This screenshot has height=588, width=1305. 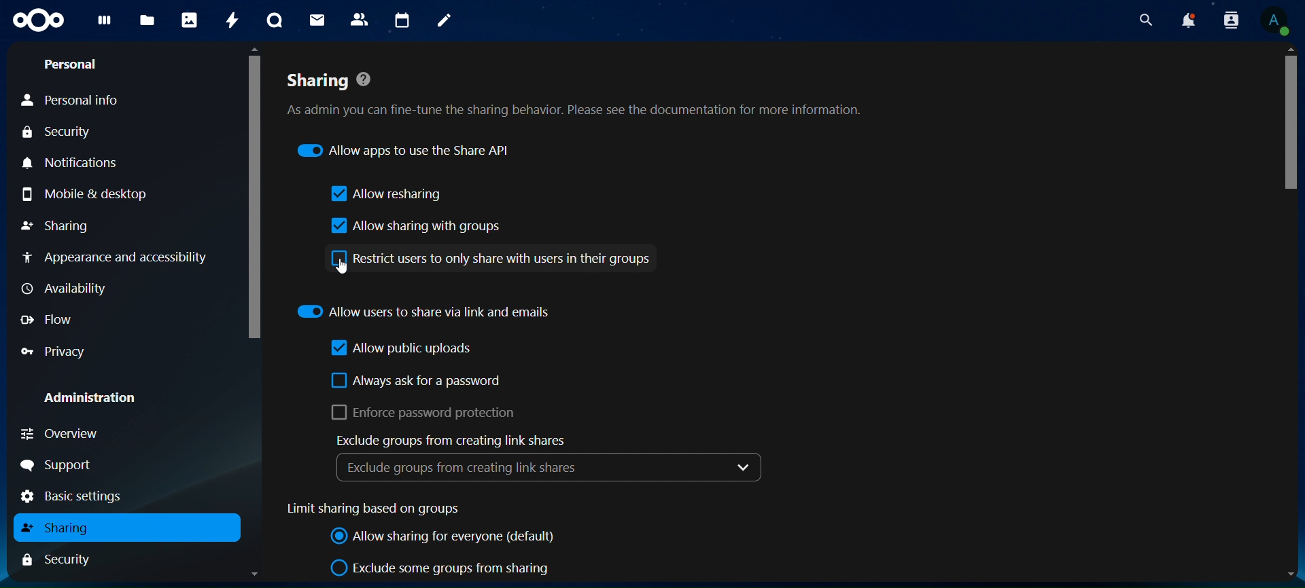 What do you see at coordinates (447, 22) in the screenshot?
I see `notes` at bounding box center [447, 22].